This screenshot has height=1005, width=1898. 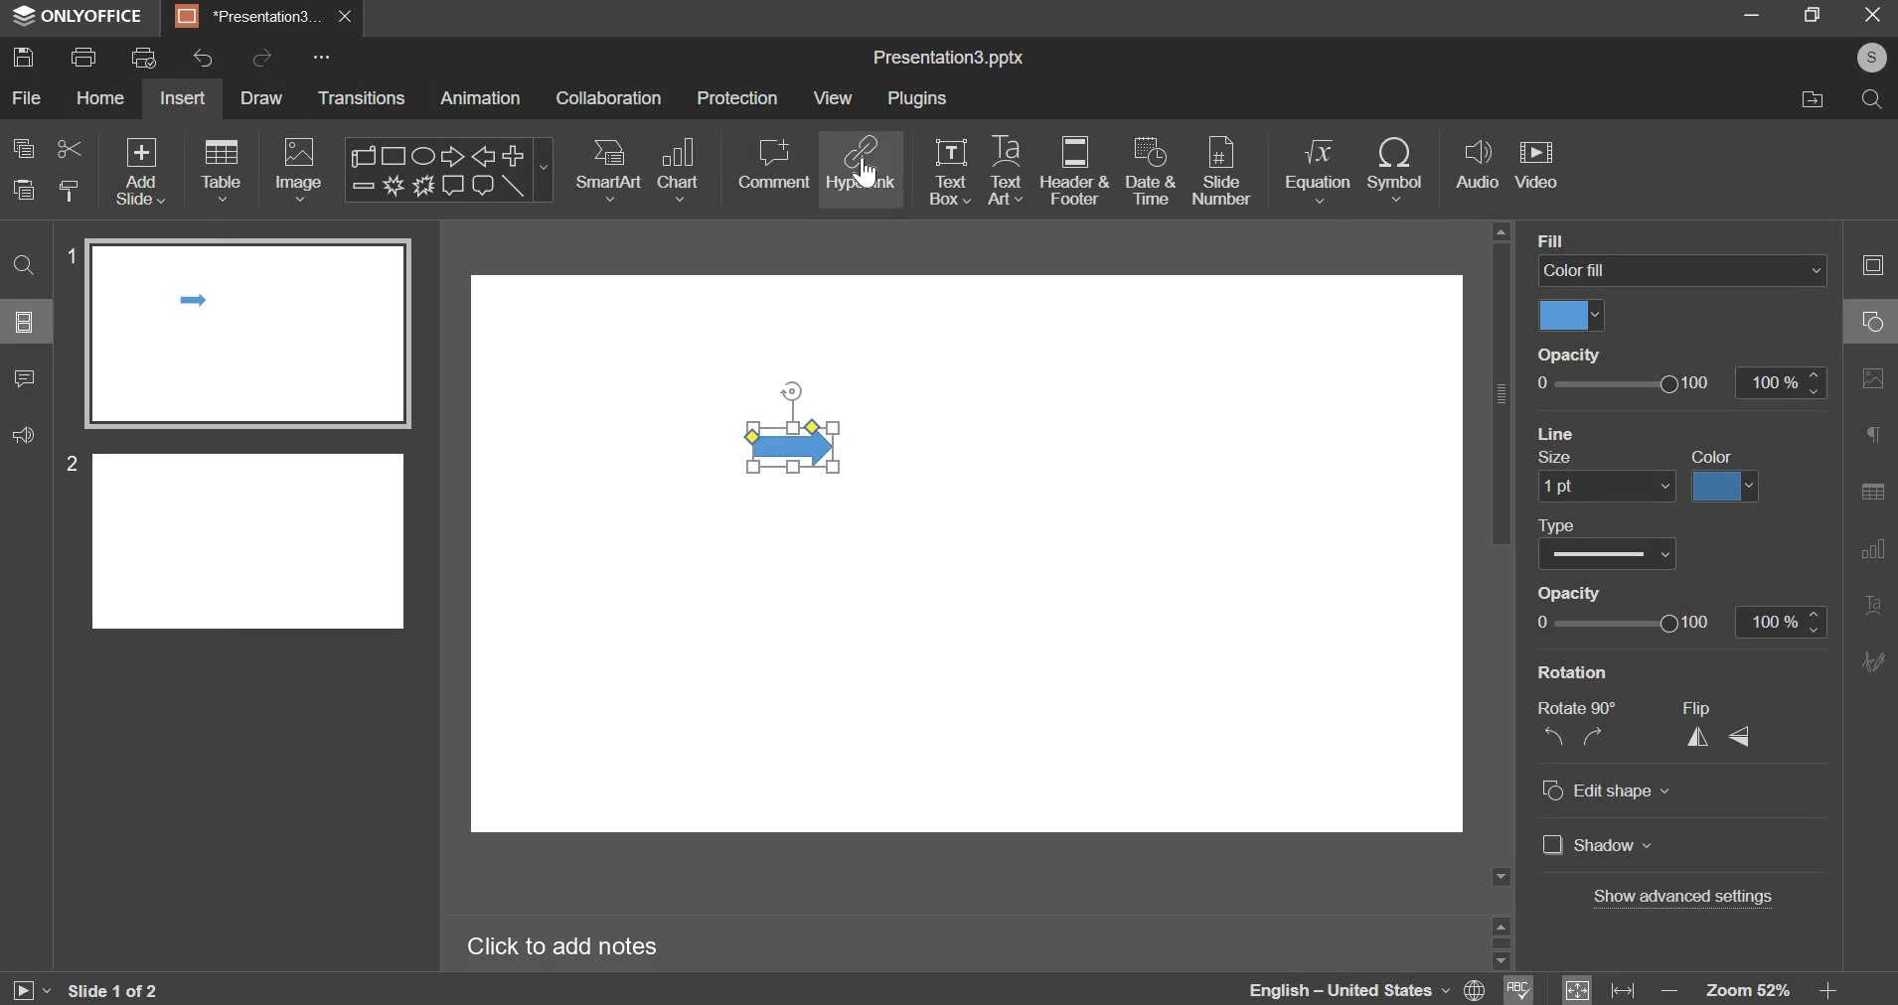 What do you see at coordinates (346, 17) in the screenshot?
I see `close` at bounding box center [346, 17].